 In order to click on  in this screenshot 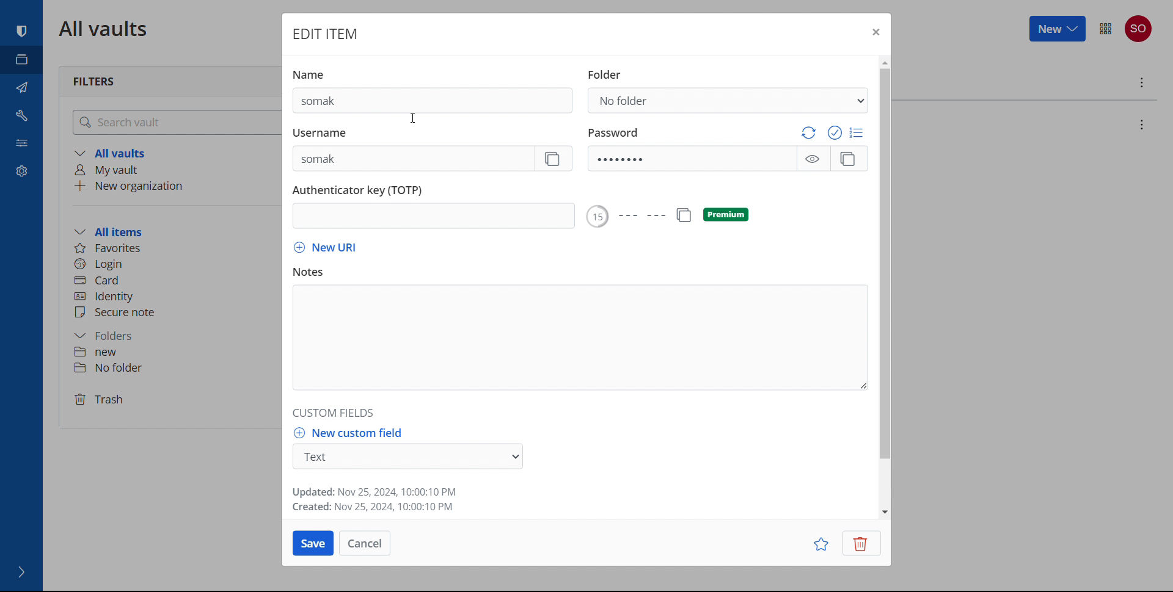, I will do `click(624, 217)`.